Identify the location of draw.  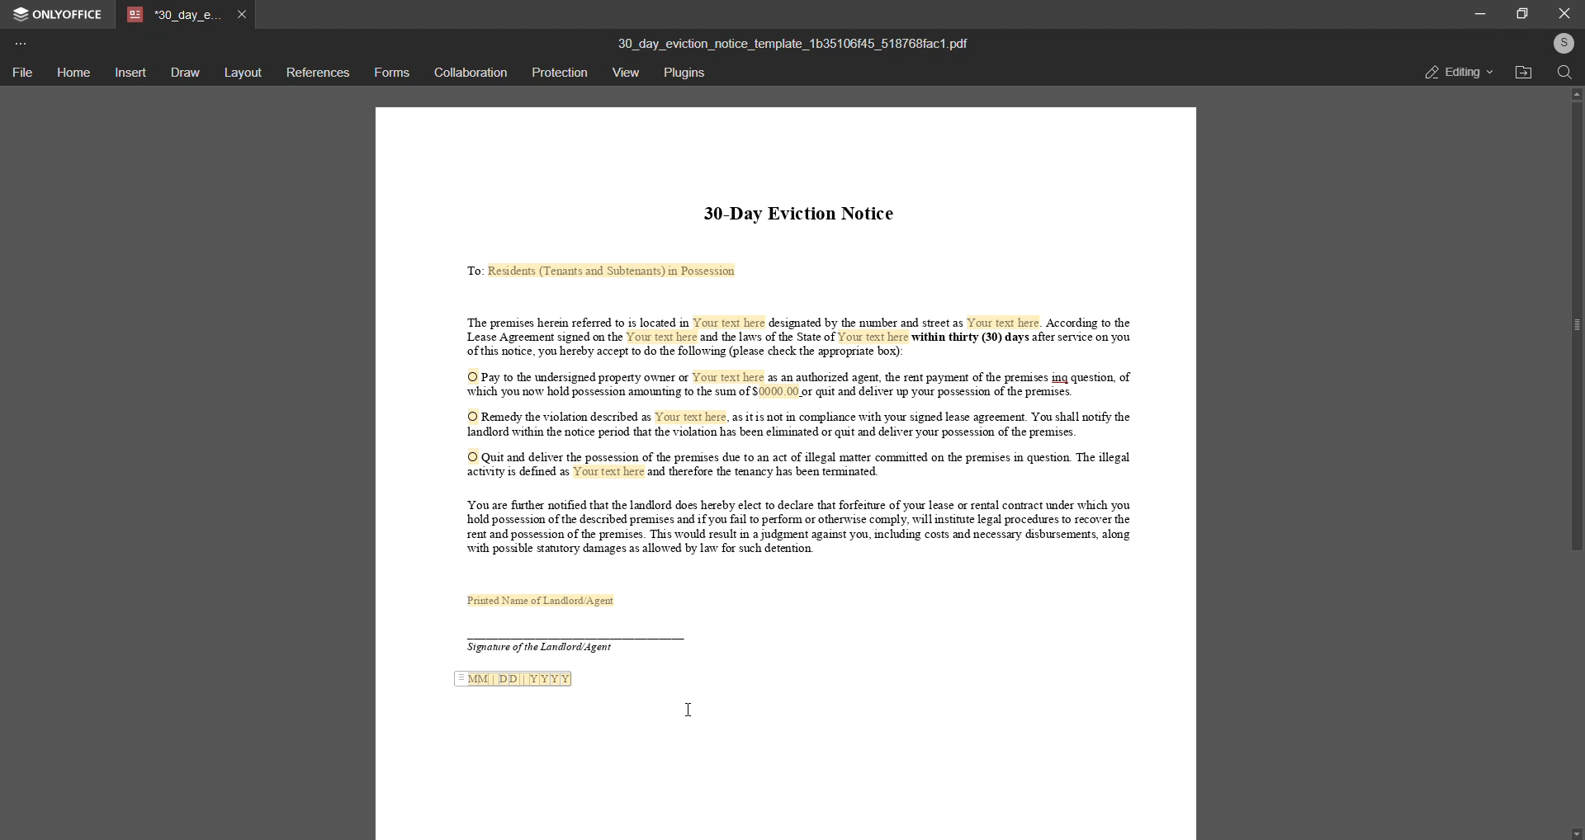
(184, 72).